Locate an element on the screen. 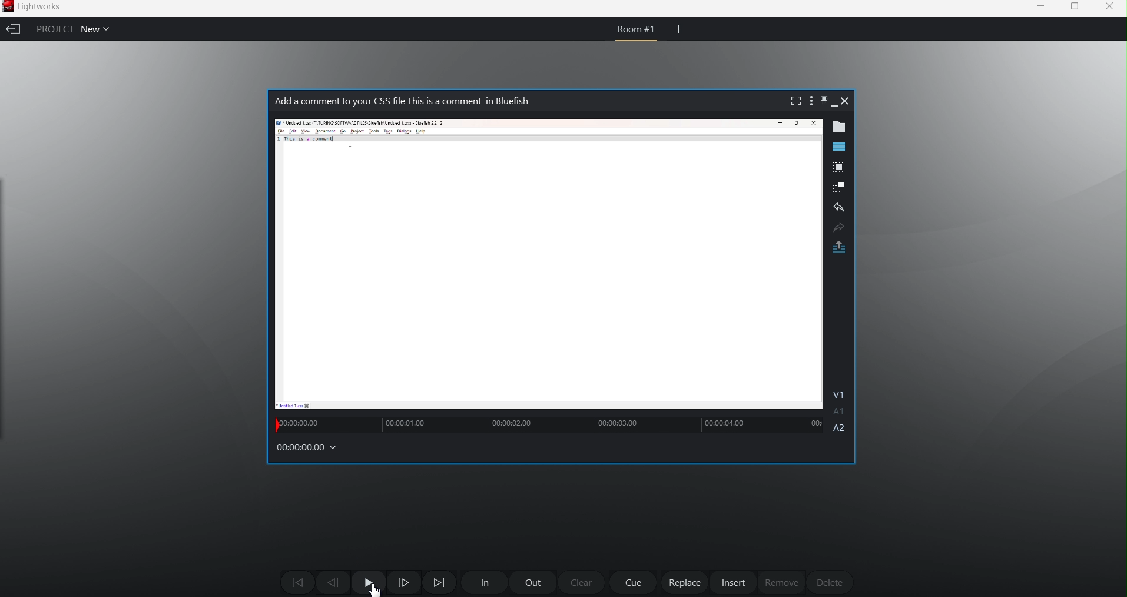 The height and width of the screenshot is (597, 1127). Lightworks is located at coordinates (45, 6).